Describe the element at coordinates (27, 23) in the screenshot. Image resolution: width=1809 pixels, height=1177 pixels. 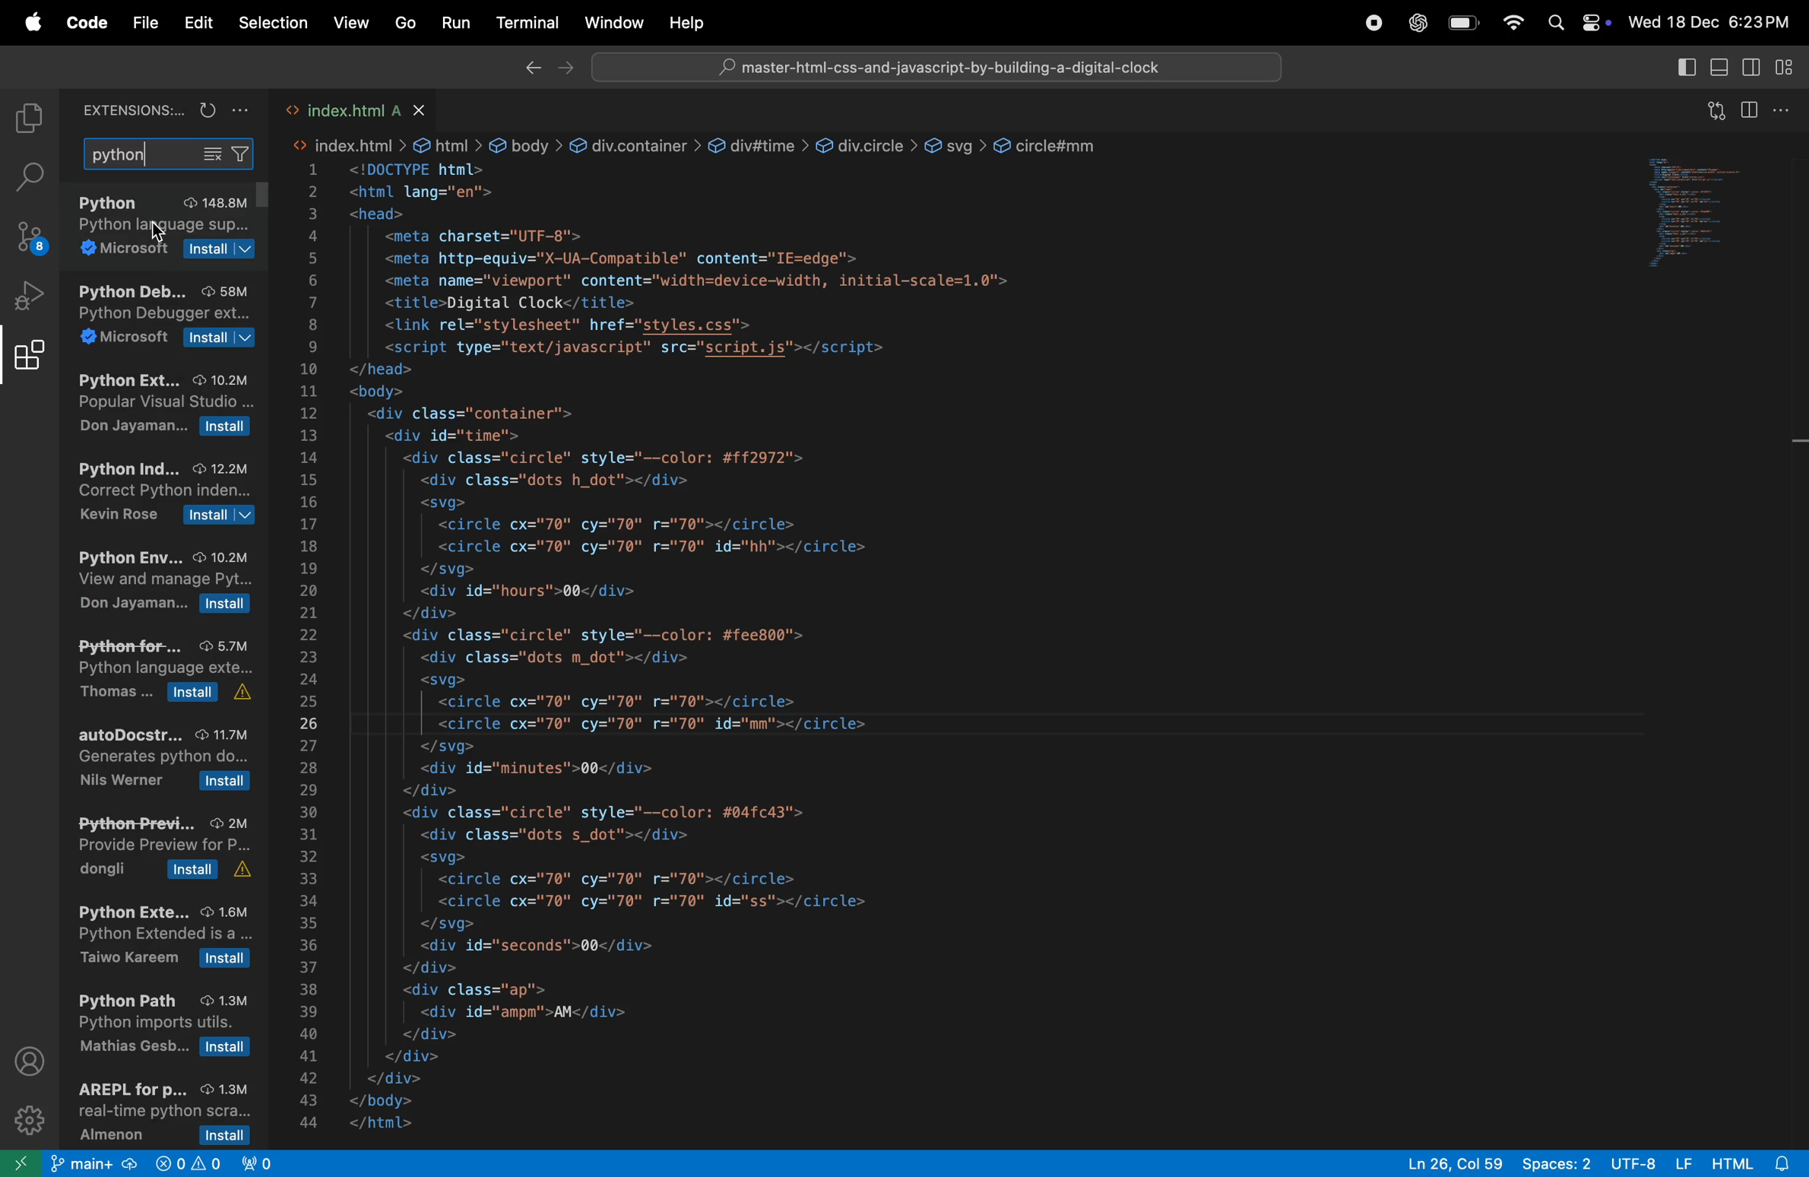
I see `apple menu` at that location.